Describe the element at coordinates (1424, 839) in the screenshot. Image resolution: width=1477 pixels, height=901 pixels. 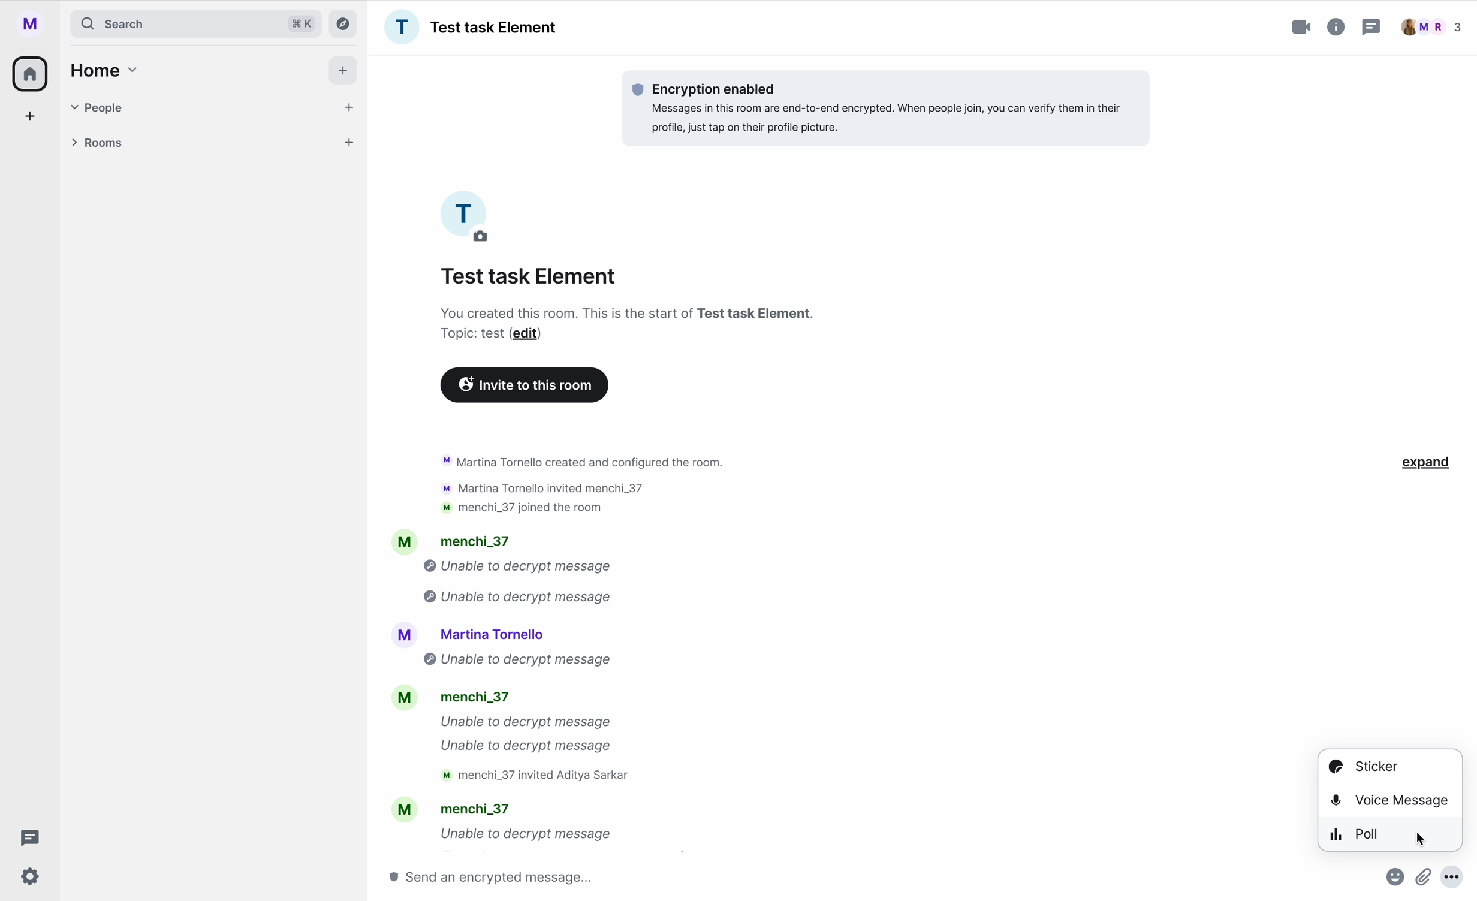
I see `cursor` at that location.